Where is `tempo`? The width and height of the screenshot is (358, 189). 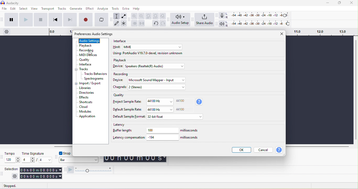
tempo is located at coordinates (13, 158).